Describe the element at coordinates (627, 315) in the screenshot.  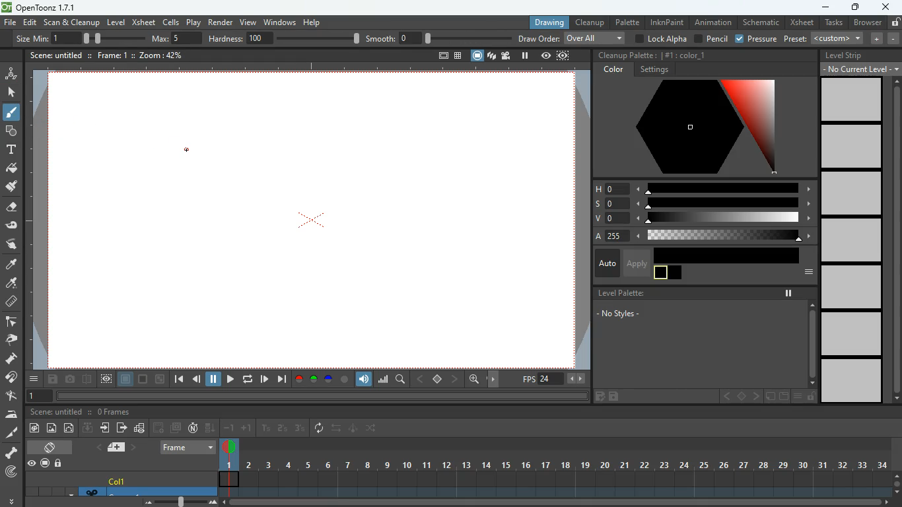
I see `no style` at that location.